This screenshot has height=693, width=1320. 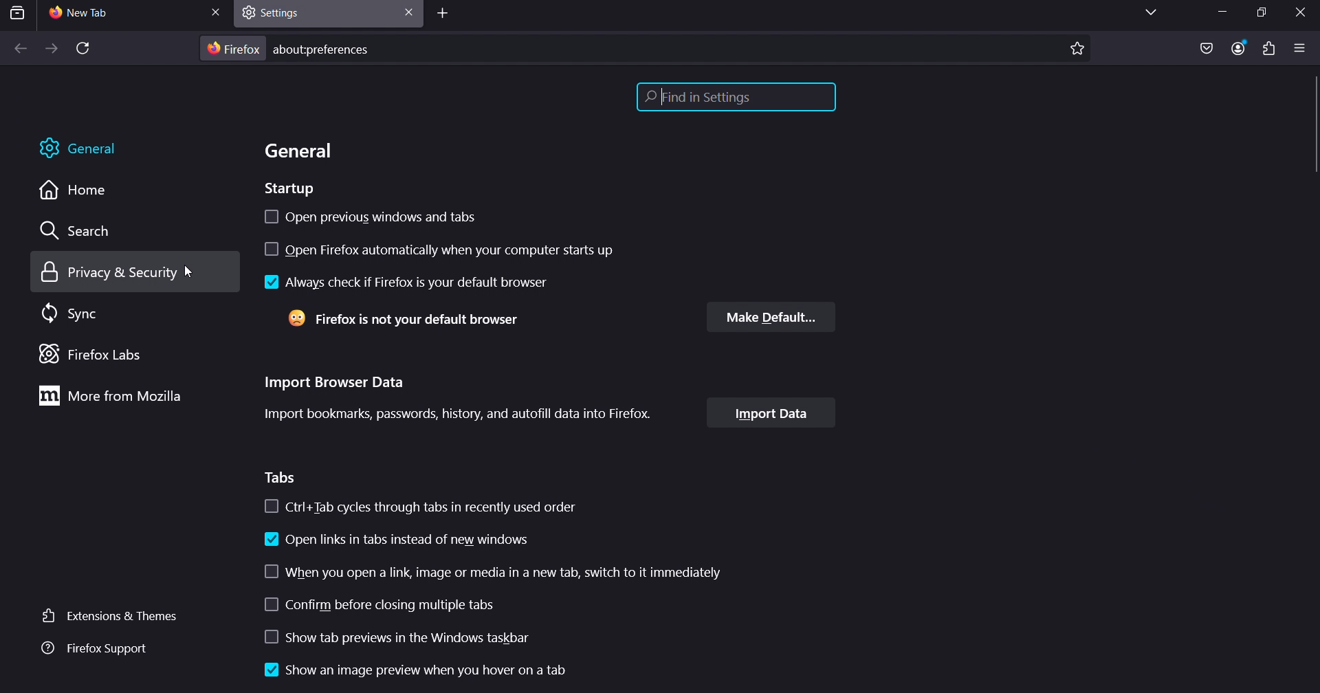 What do you see at coordinates (301, 154) in the screenshot?
I see `general` at bounding box center [301, 154].